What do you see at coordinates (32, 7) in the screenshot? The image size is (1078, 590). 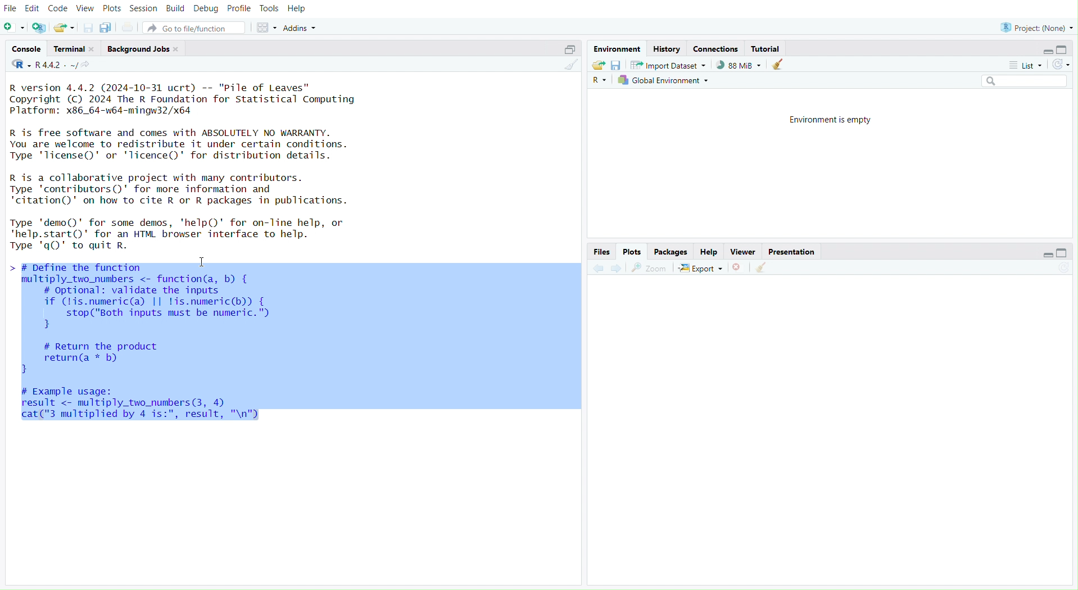 I see `Edit` at bounding box center [32, 7].